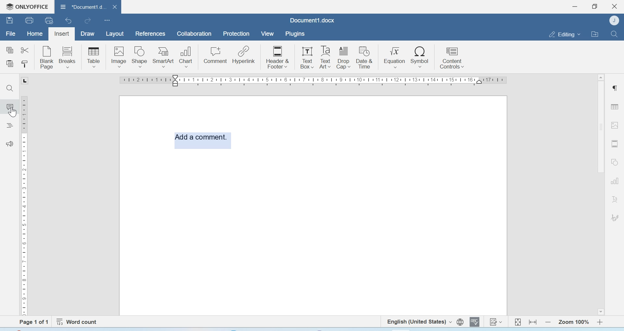  What do you see at coordinates (61, 34) in the screenshot?
I see `Insert` at bounding box center [61, 34].